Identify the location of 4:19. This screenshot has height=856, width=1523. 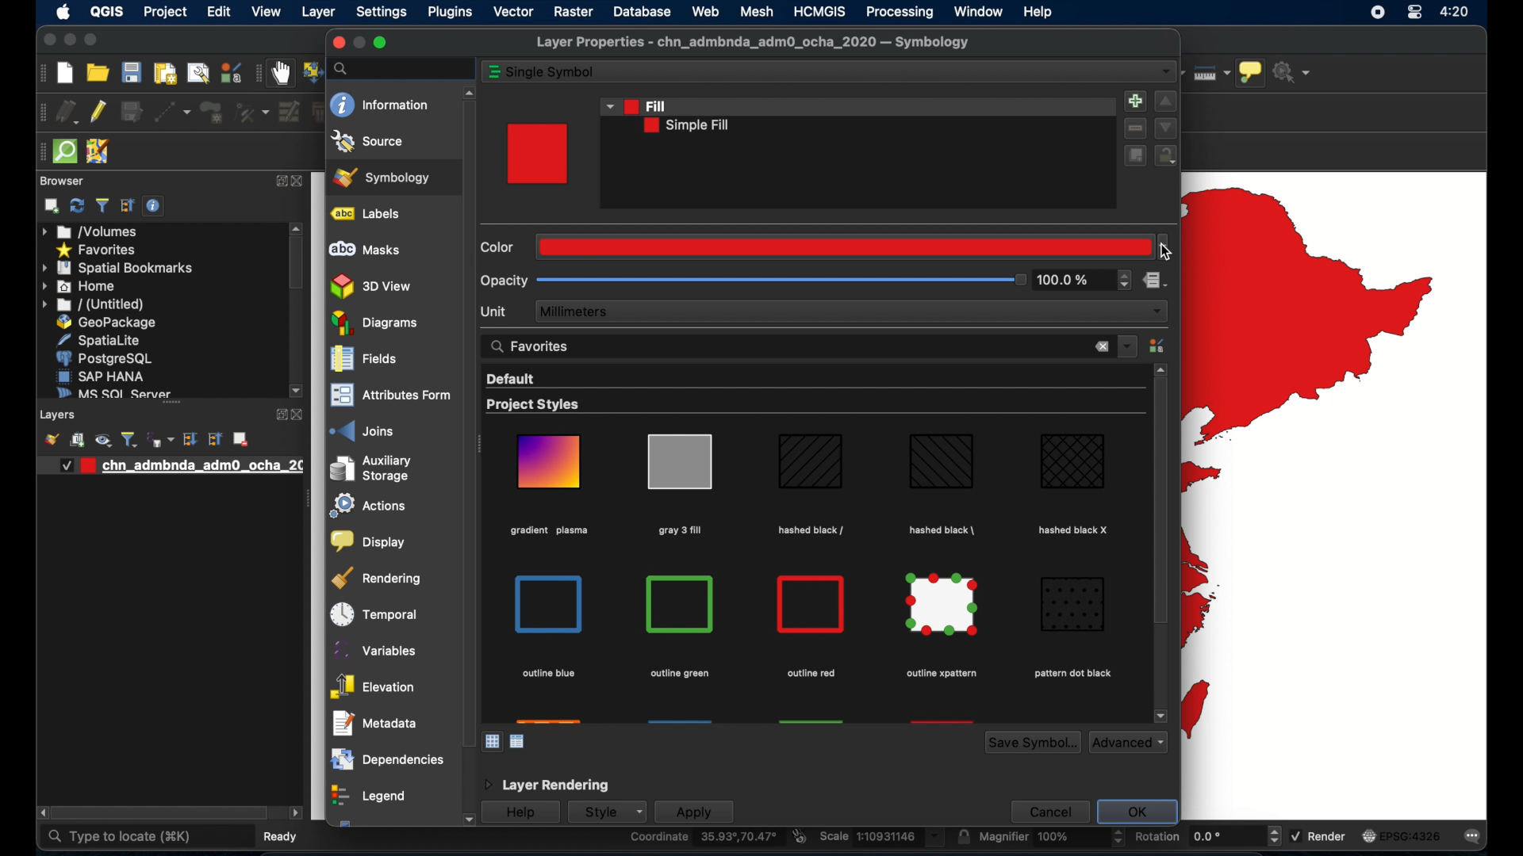
(1456, 12).